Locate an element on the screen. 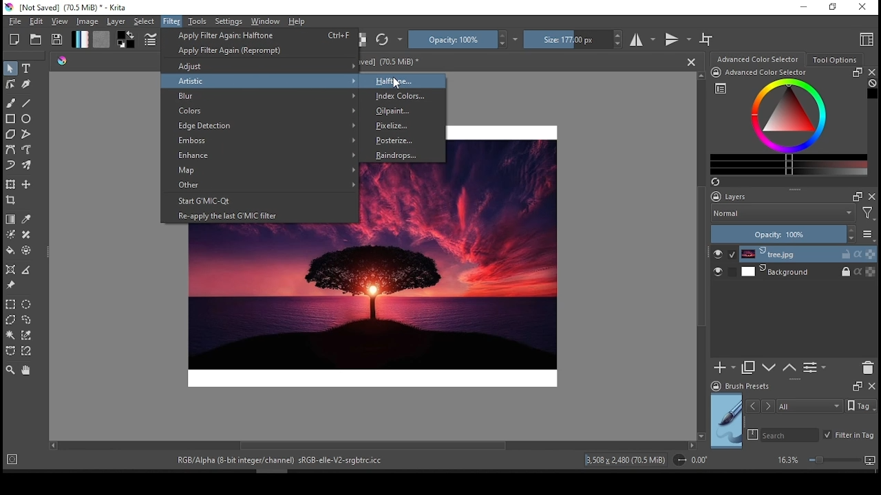  enclose and fill tool is located at coordinates (28, 251).